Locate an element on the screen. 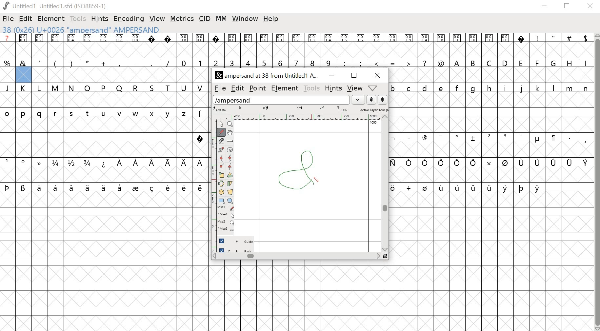  H is located at coordinates (570, 62).